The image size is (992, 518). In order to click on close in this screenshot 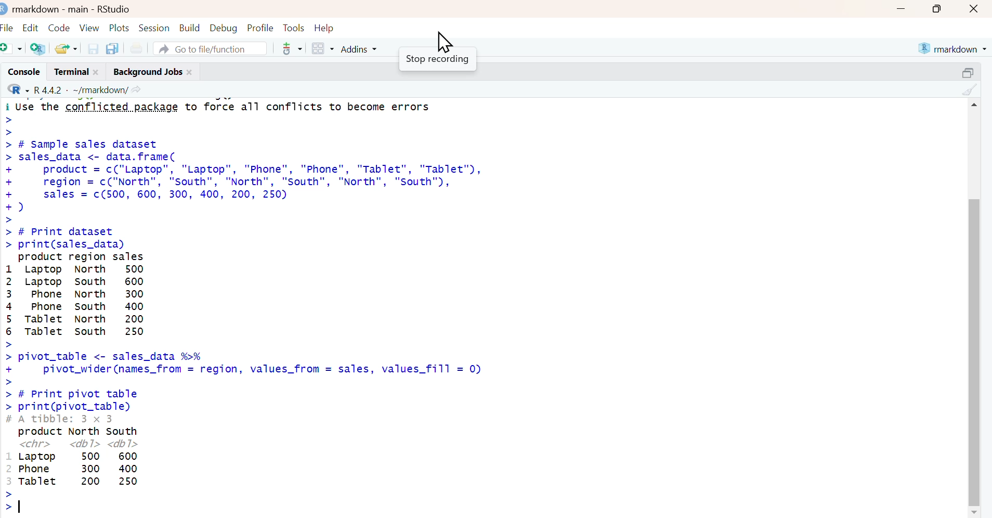, I will do `click(99, 71)`.